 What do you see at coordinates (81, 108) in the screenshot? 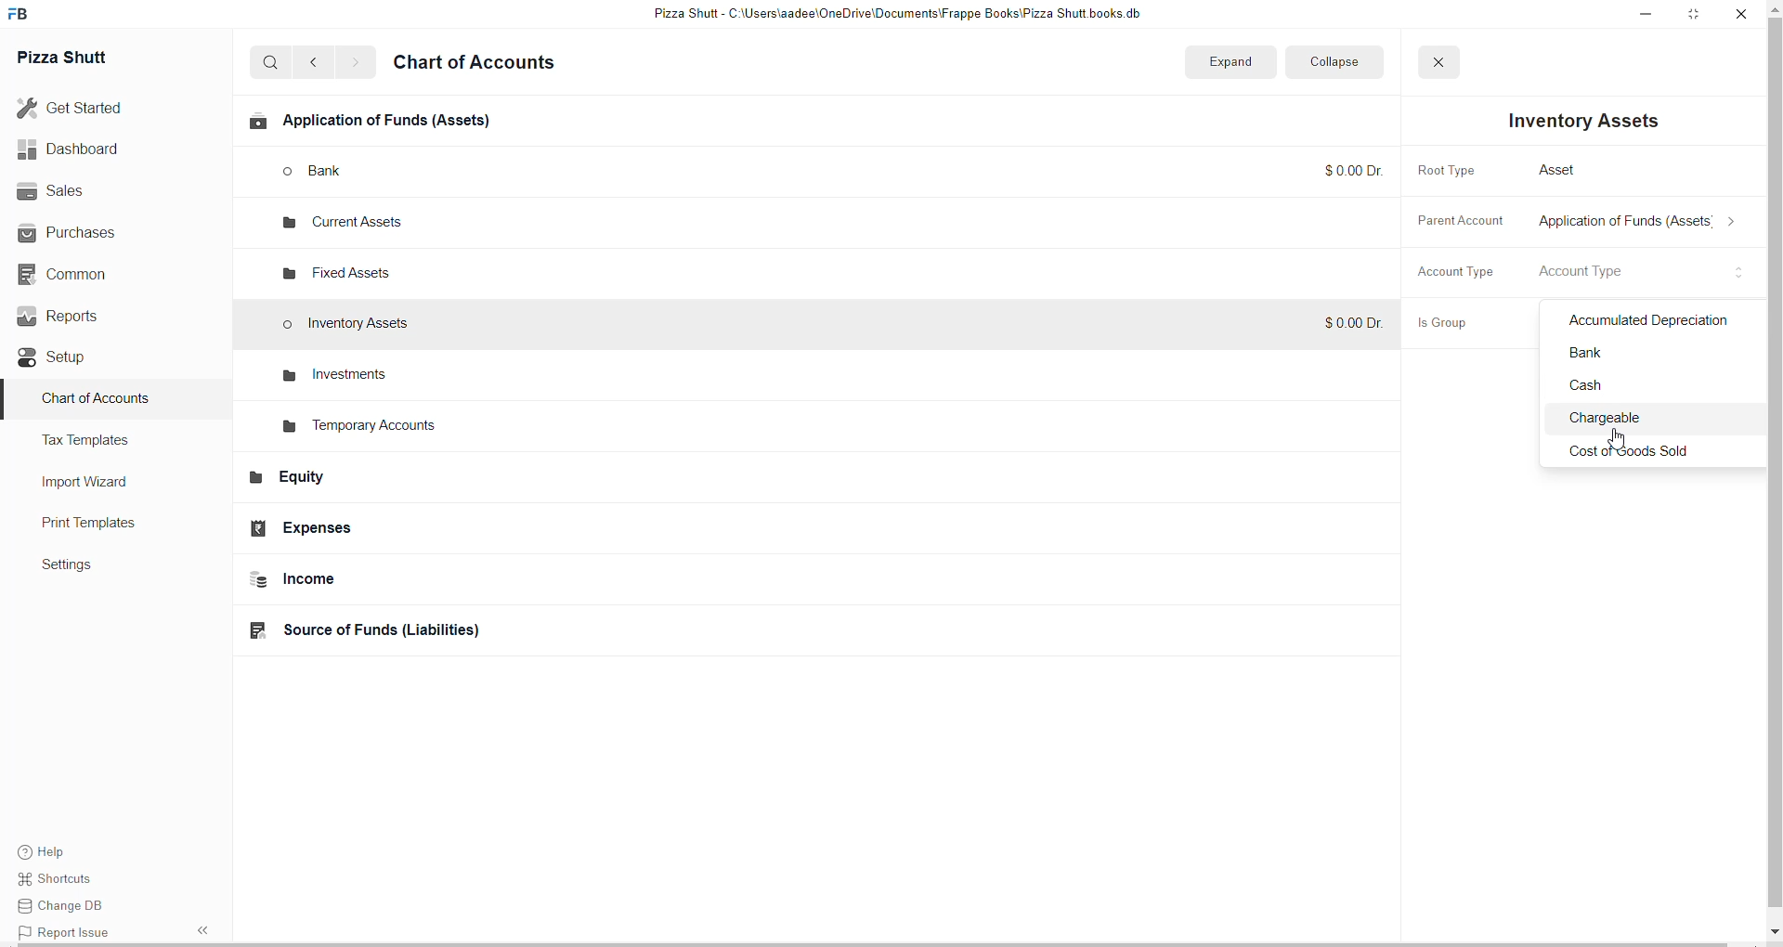
I see `Get started ` at bounding box center [81, 108].